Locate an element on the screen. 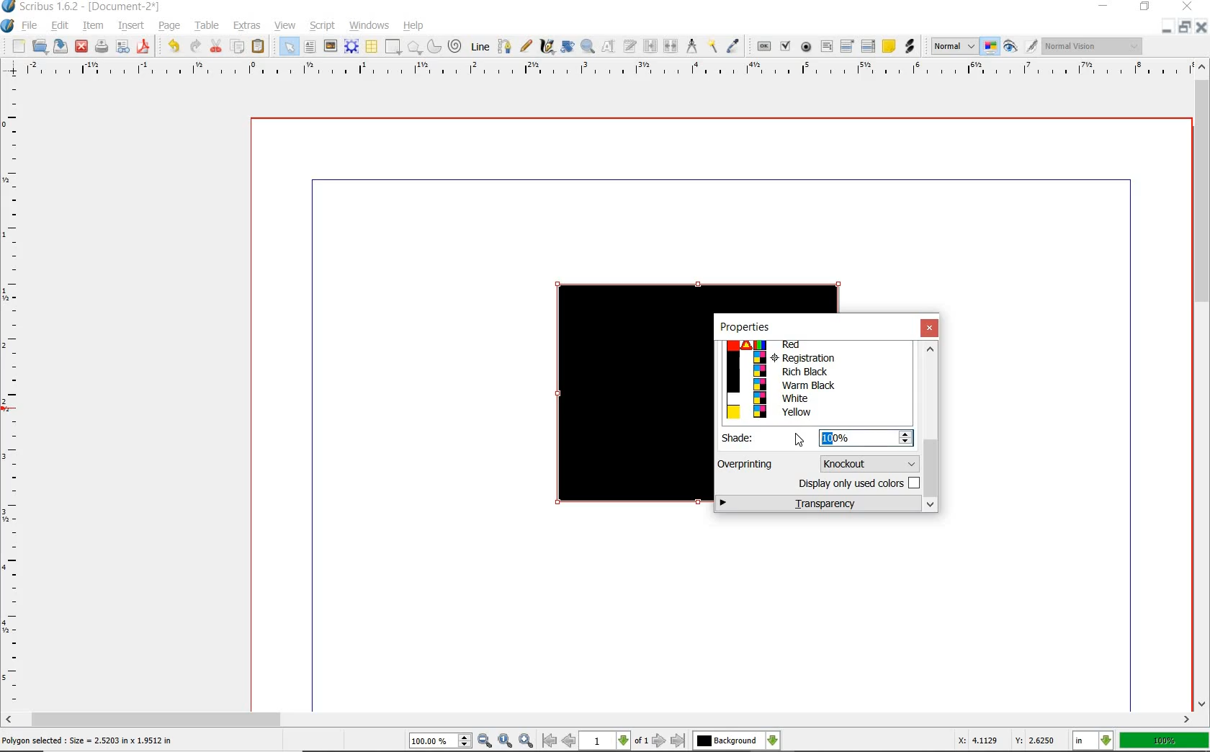  go to first page is located at coordinates (549, 742).